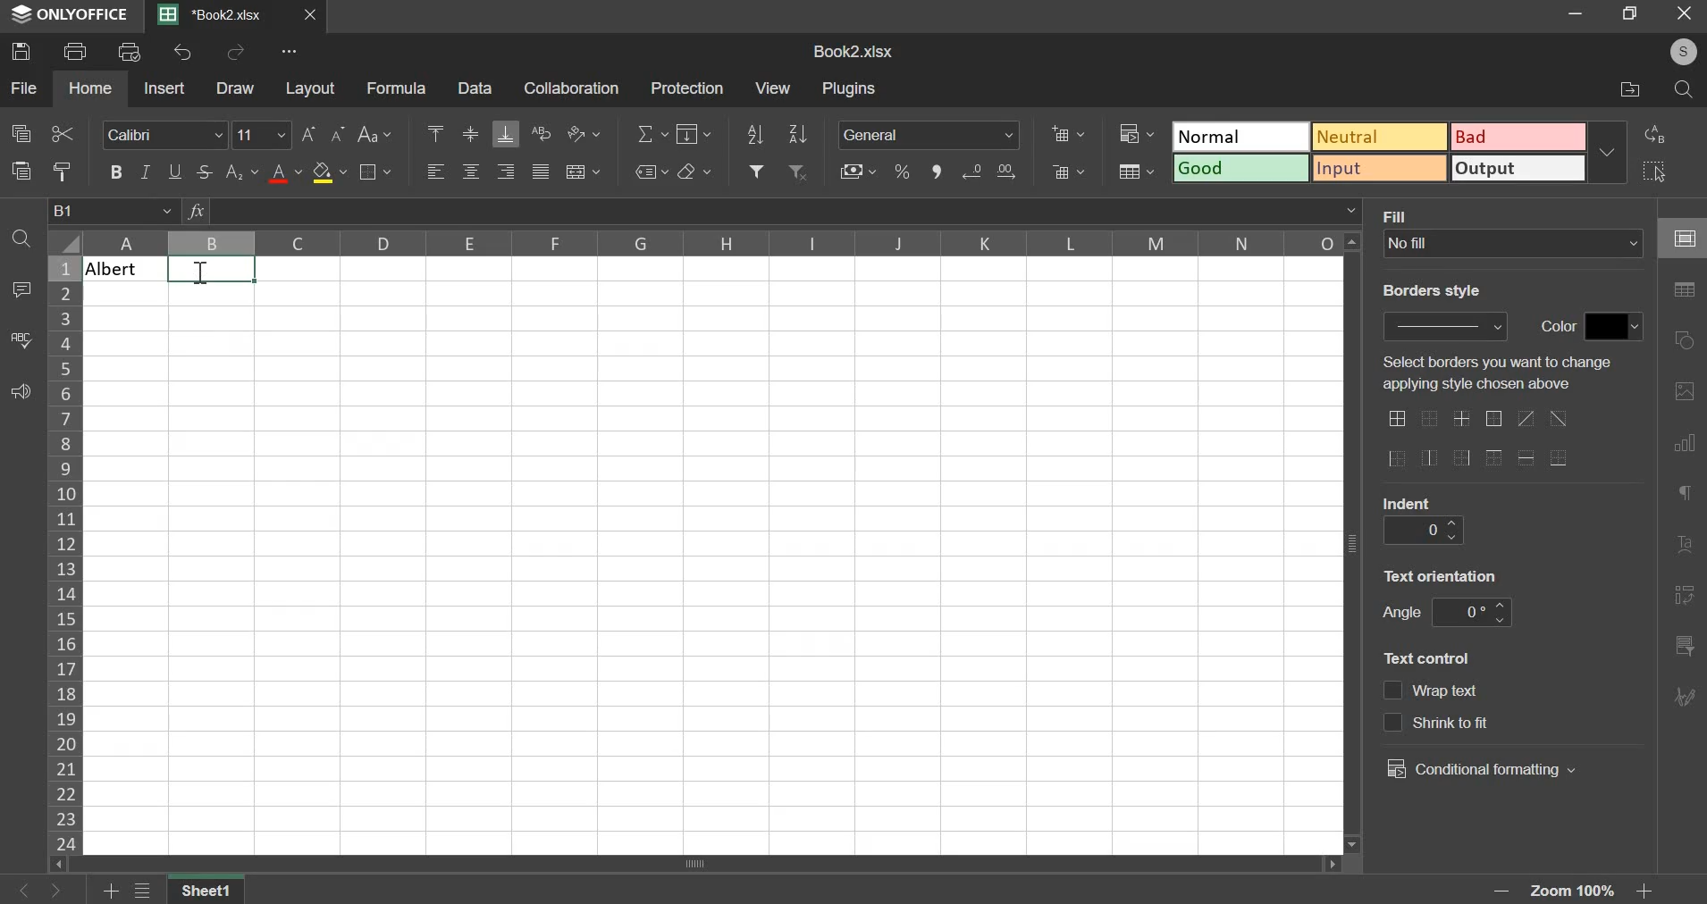 Image resolution: width=1707 pixels, height=904 pixels. I want to click on text color, so click(285, 174).